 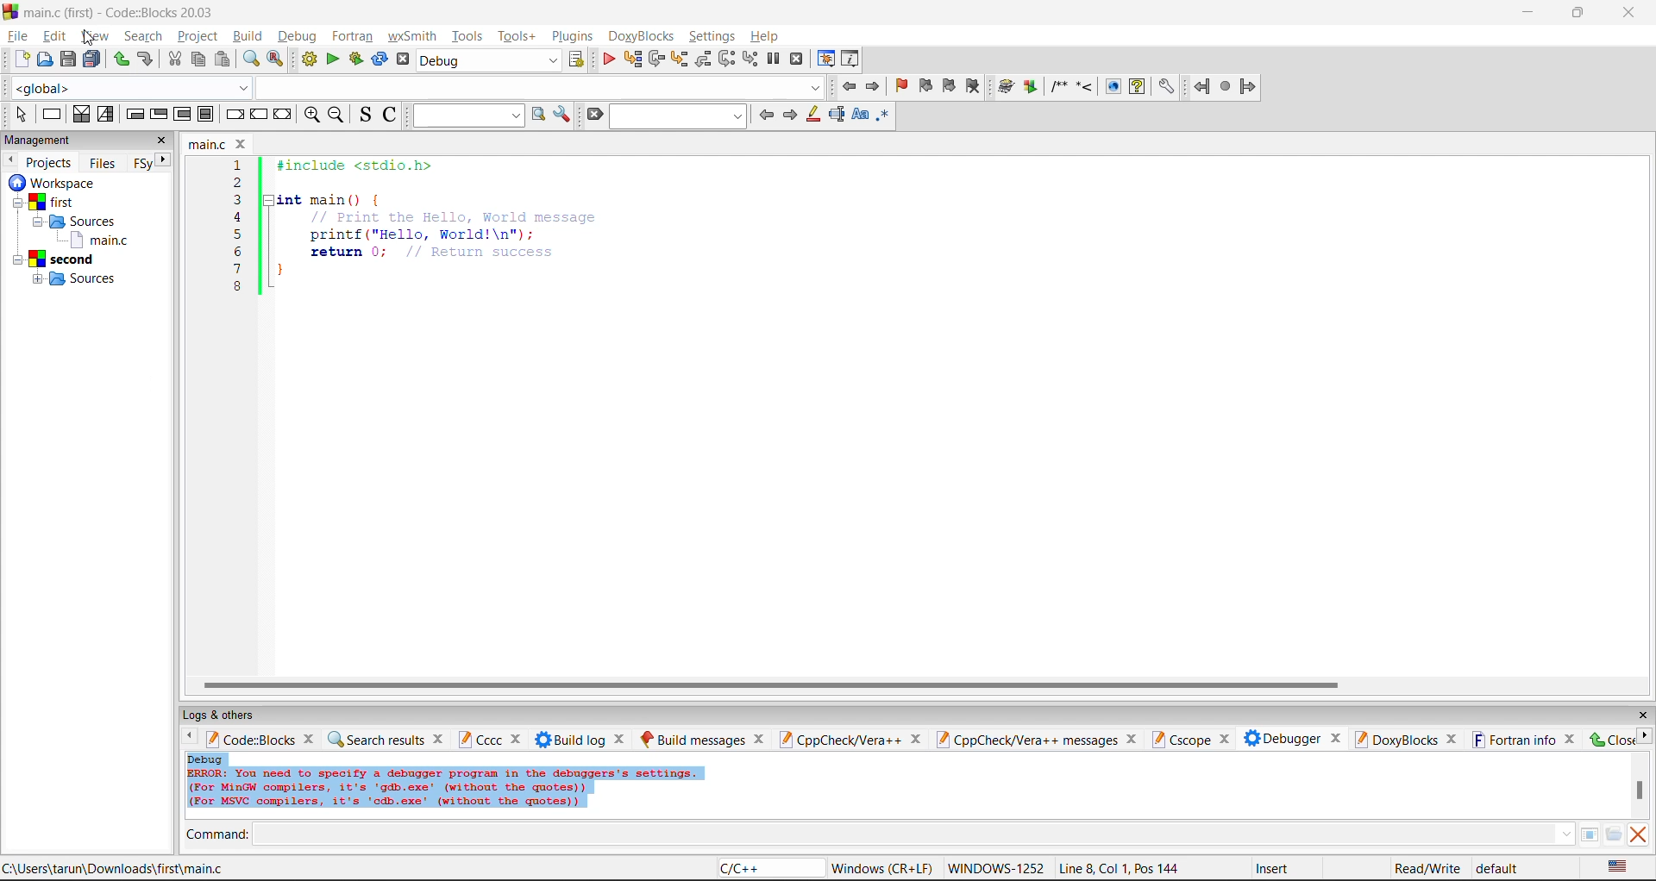 What do you see at coordinates (53, 115) in the screenshot?
I see `instruction` at bounding box center [53, 115].